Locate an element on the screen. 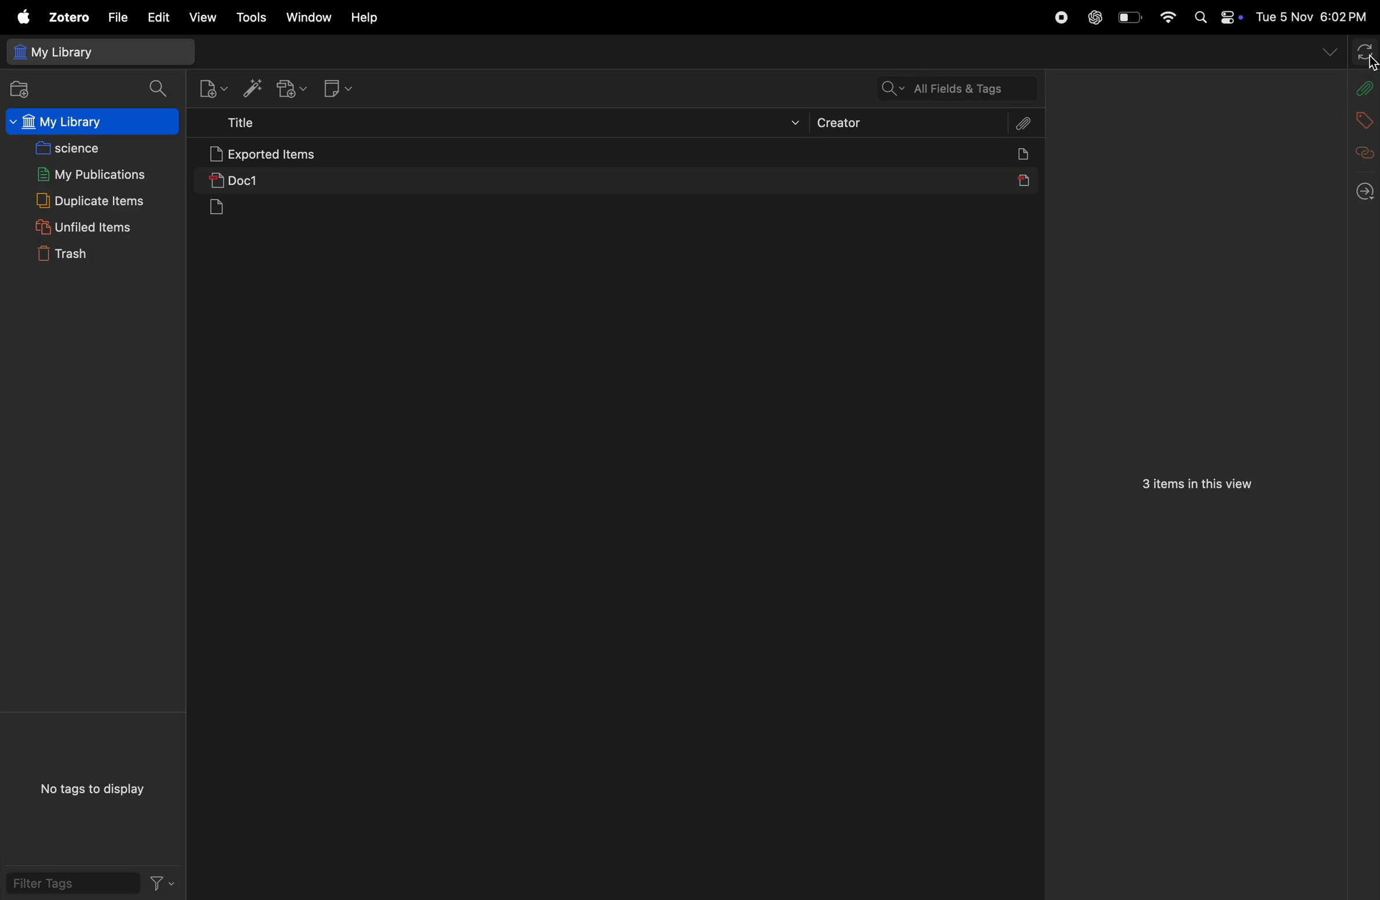 The height and width of the screenshot is (900, 1380). filter tags is located at coordinates (162, 884).